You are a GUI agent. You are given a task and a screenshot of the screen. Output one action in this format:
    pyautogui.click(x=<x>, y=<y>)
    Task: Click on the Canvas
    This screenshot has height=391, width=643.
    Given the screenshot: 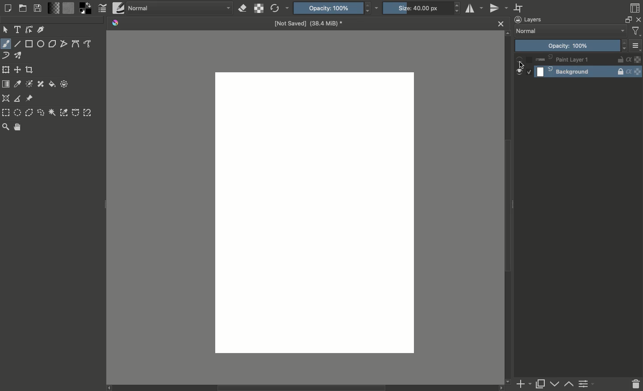 What is the action you would take?
    pyautogui.click(x=316, y=212)
    